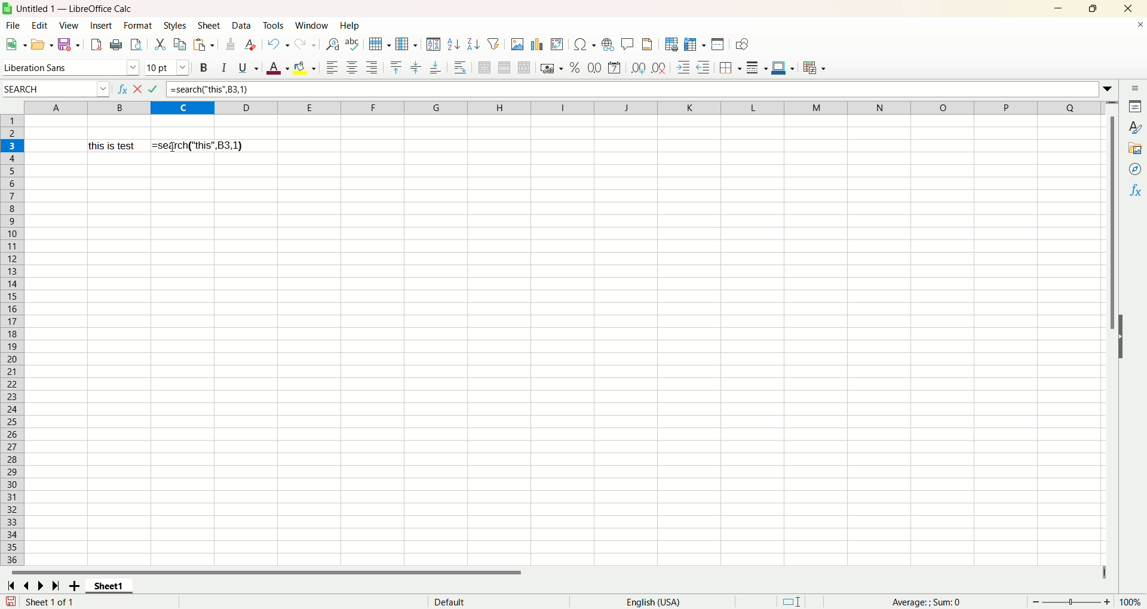 The width and height of the screenshot is (1147, 609). I want to click on font size, so click(167, 67).